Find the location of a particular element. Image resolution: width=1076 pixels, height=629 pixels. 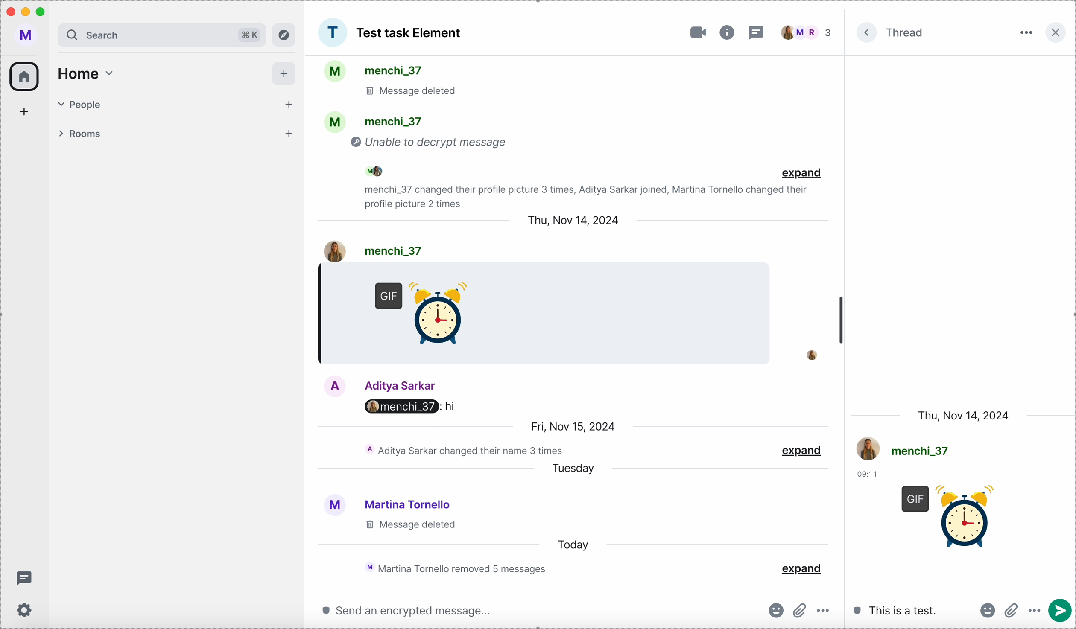

threads is located at coordinates (758, 32).